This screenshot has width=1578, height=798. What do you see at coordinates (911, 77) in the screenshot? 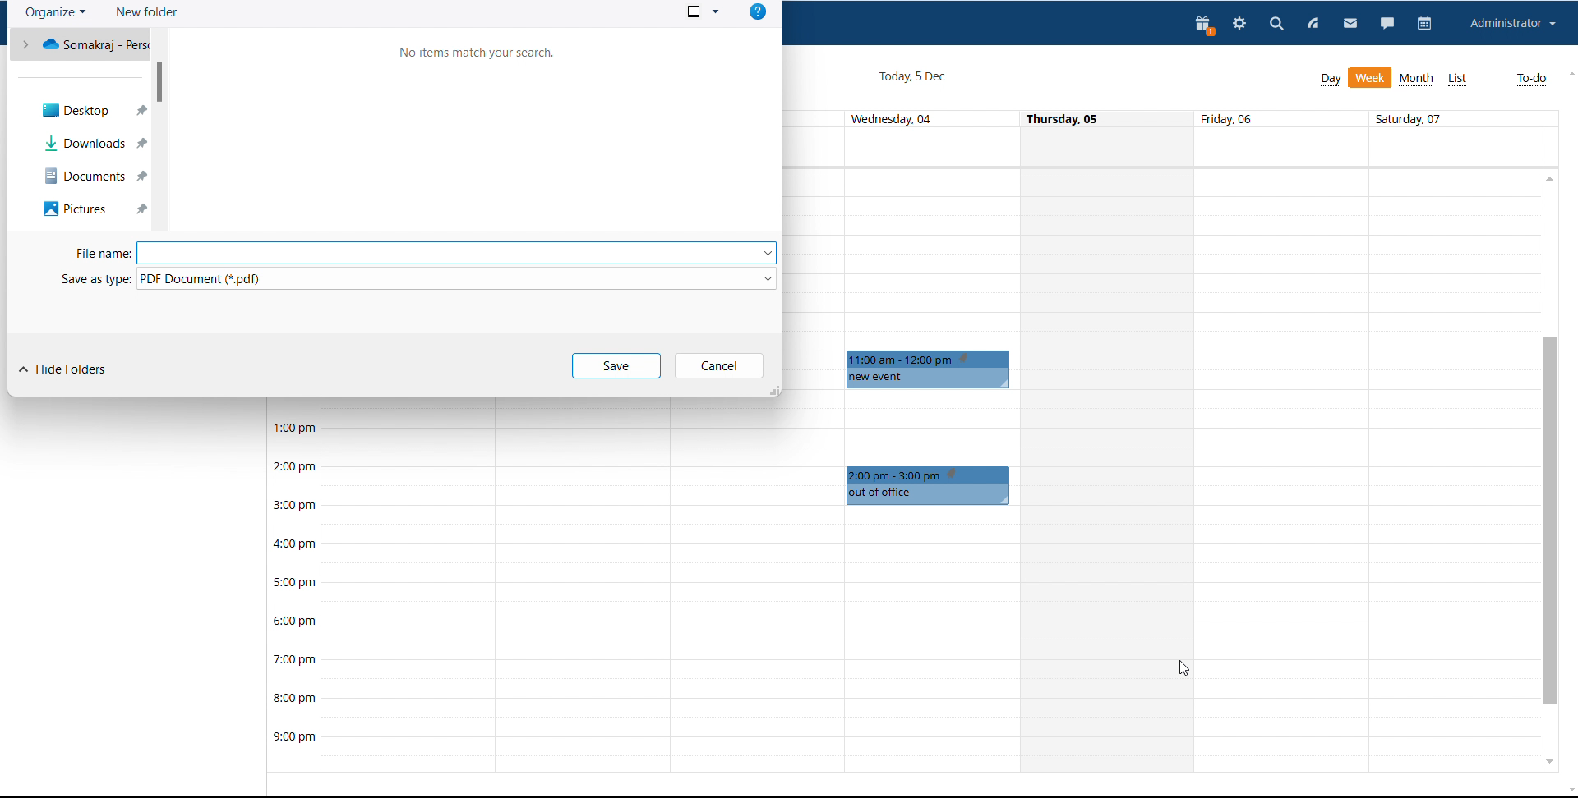
I see `current date` at bounding box center [911, 77].